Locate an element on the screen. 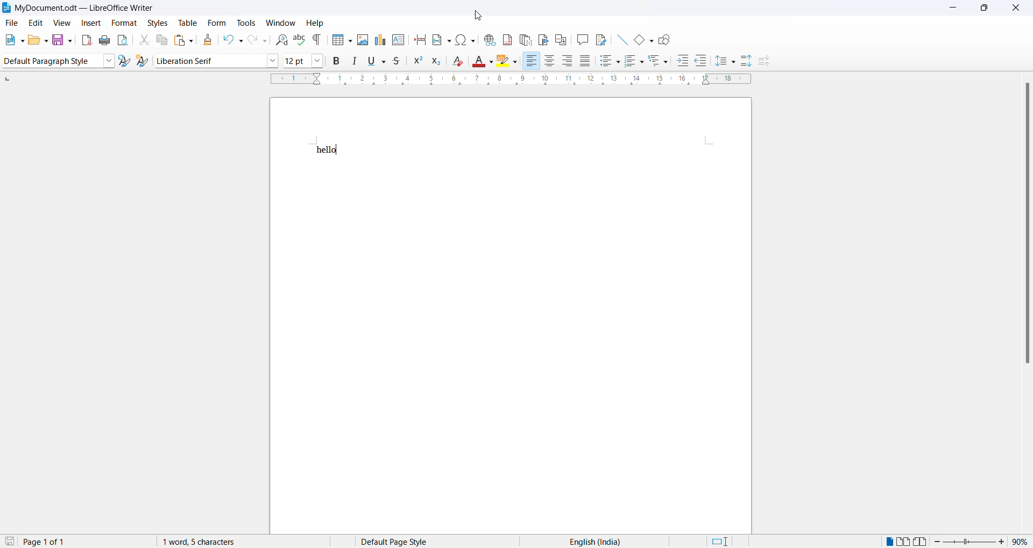 This screenshot has height=548, width=1033. Update style is located at coordinates (125, 61).